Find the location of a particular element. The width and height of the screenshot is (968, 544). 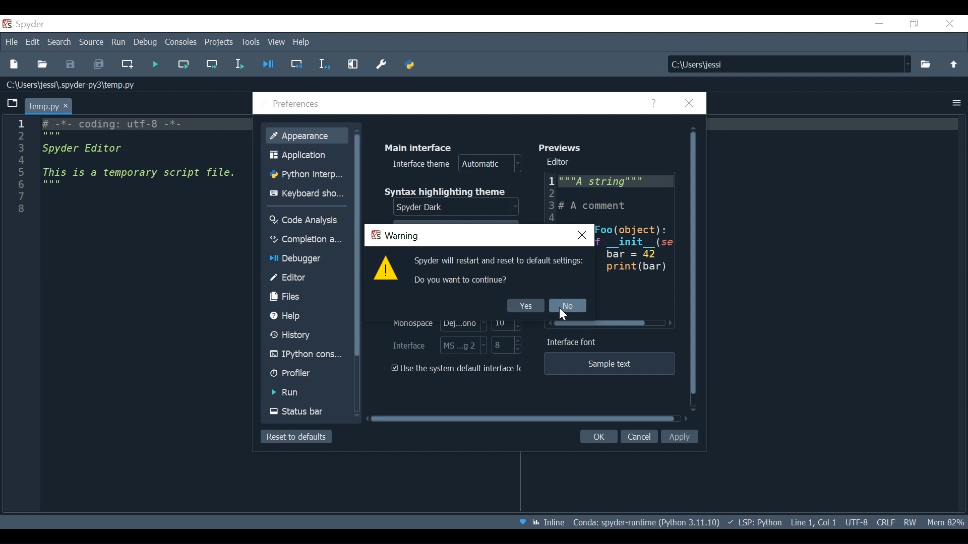

IPython console is located at coordinates (307, 355).